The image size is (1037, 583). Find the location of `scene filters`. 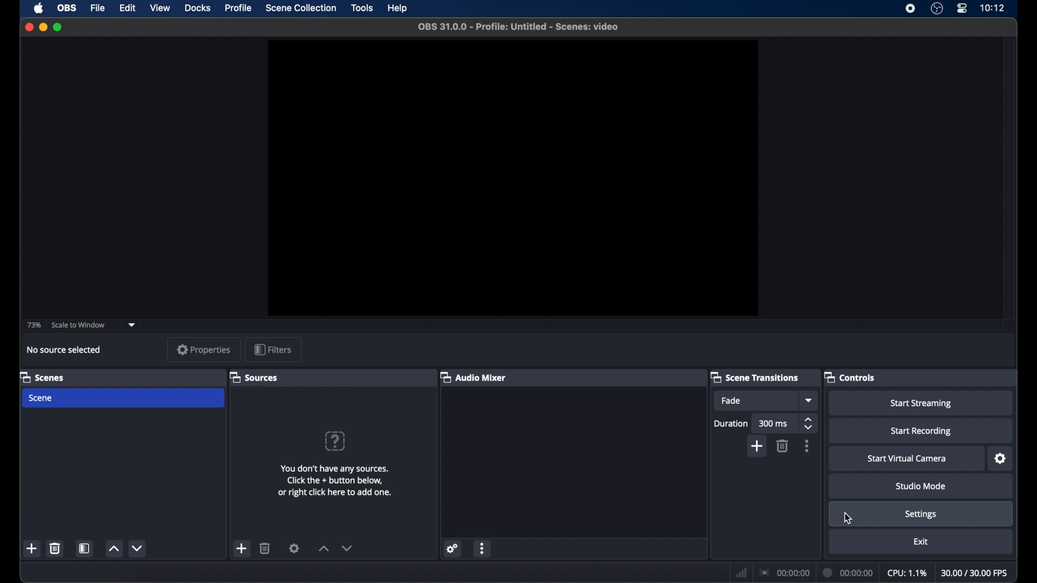

scene filters is located at coordinates (85, 549).